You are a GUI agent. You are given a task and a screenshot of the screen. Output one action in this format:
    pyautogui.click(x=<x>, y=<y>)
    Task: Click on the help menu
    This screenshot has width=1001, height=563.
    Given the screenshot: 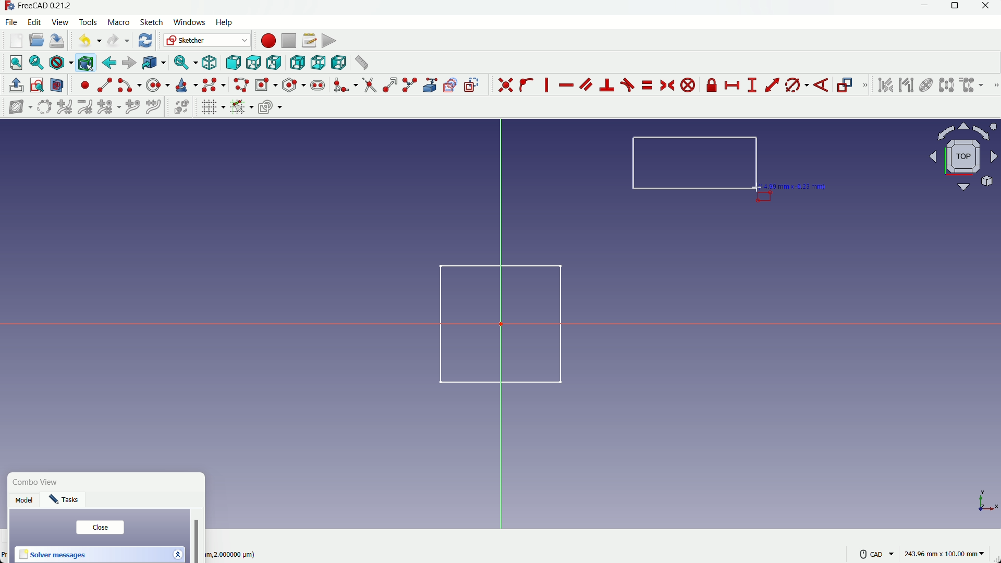 What is the action you would take?
    pyautogui.click(x=227, y=23)
    